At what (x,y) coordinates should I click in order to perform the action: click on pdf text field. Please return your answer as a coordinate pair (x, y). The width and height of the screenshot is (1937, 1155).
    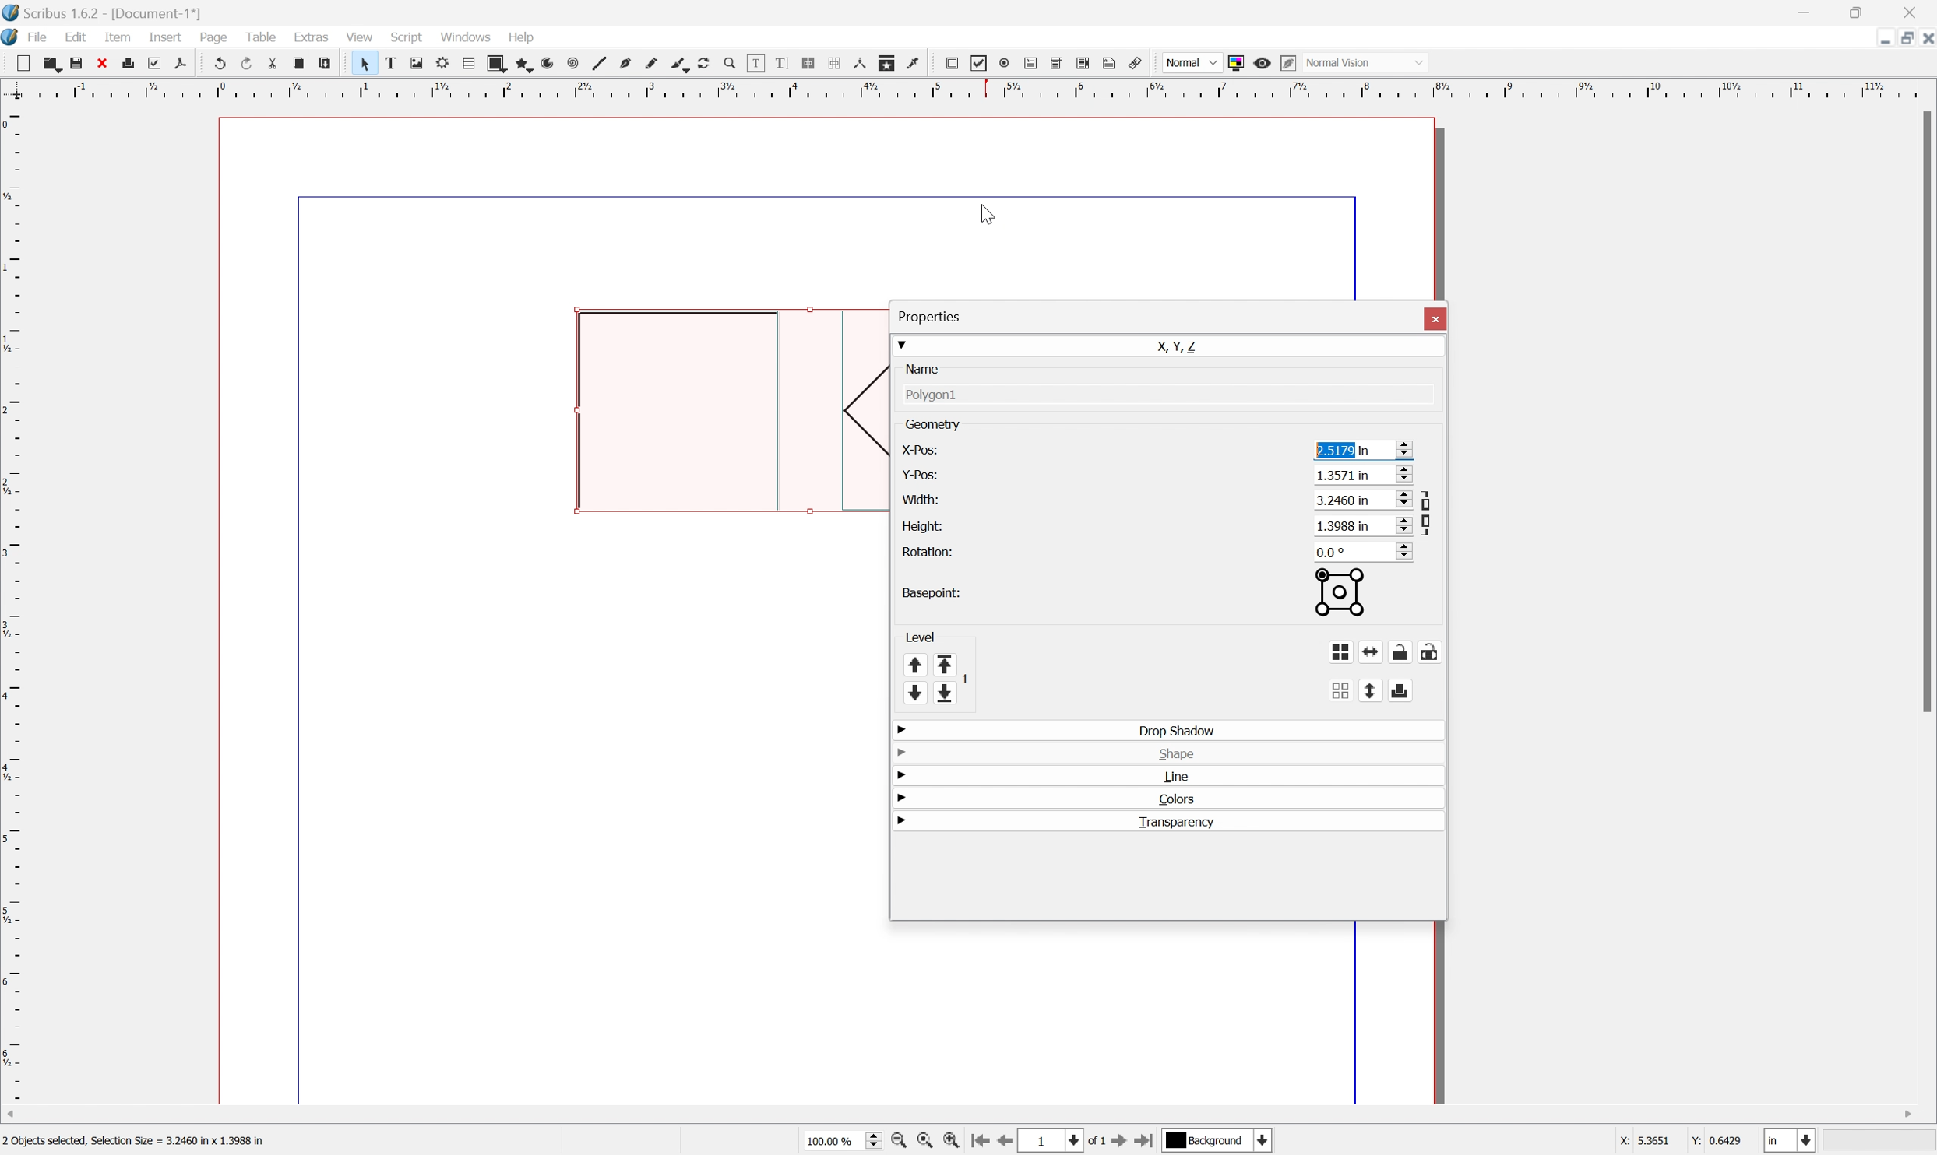
    Looking at the image, I should click on (1030, 61).